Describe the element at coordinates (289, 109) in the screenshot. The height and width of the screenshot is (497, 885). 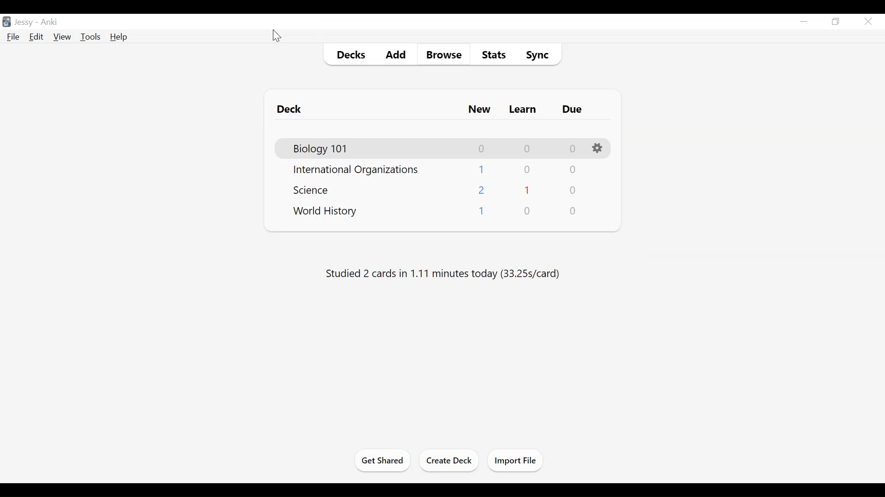
I see `Deck` at that location.